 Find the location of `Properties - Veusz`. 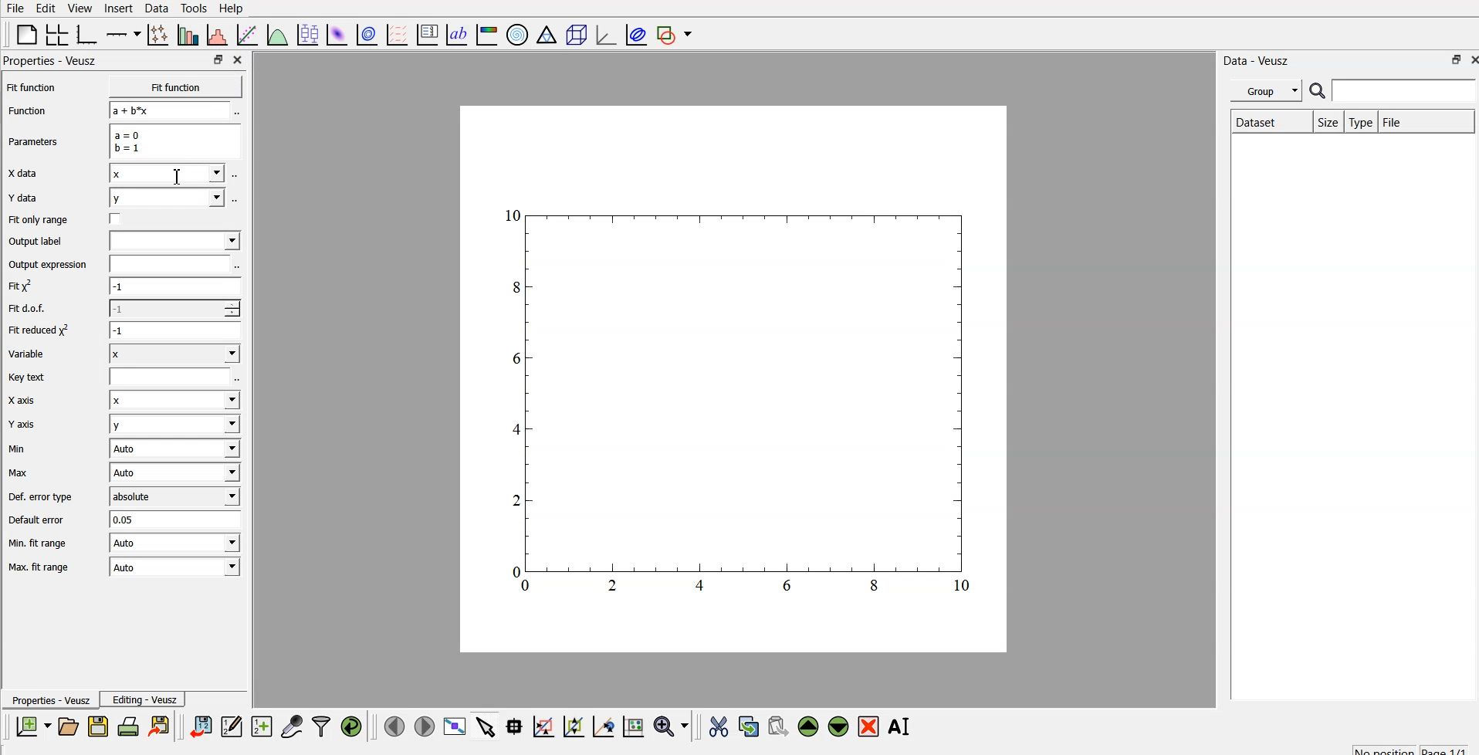

Properties - Veusz is located at coordinates (51, 699).